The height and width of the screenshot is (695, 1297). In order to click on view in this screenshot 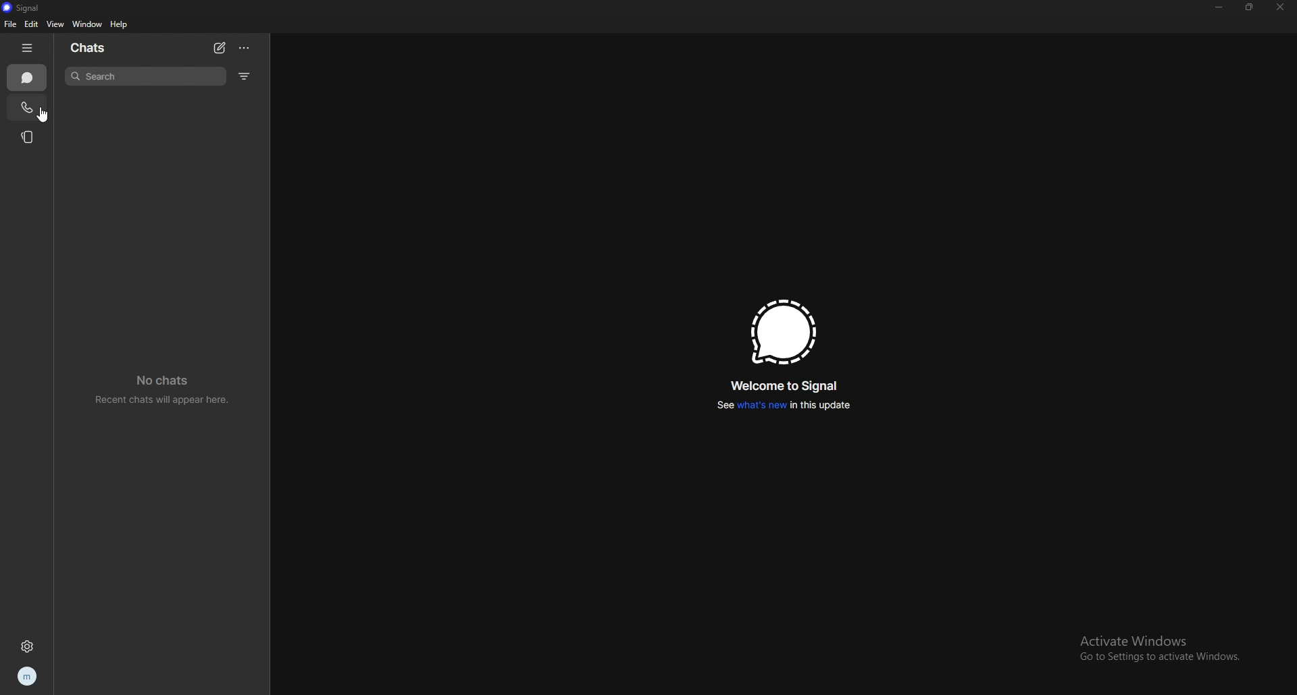, I will do `click(55, 24)`.